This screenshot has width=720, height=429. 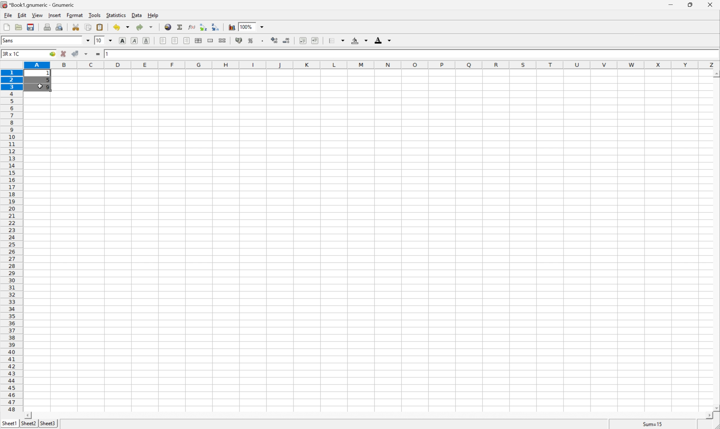 What do you see at coordinates (212, 40) in the screenshot?
I see `merge a range of cells` at bounding box center [212, 40].